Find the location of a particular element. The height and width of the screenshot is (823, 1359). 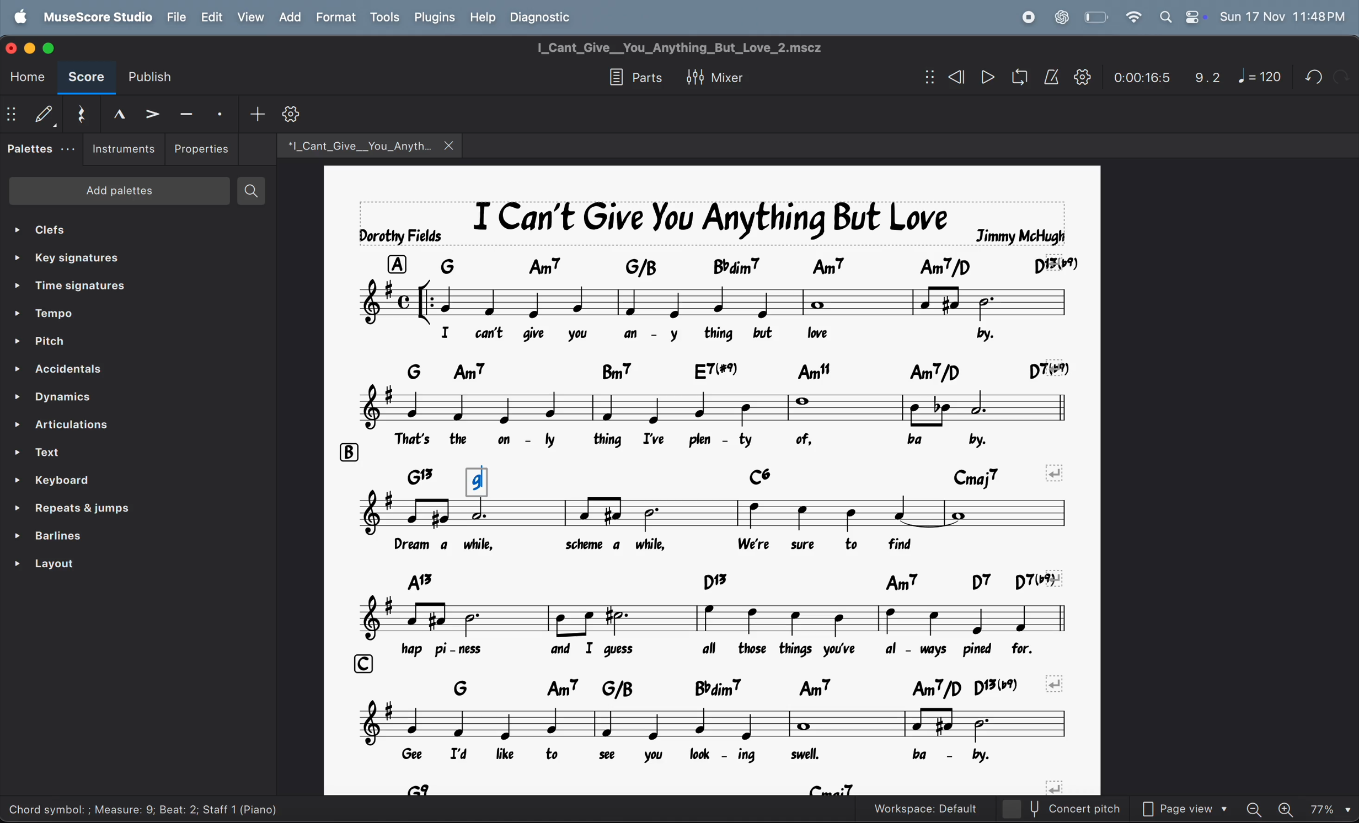

view is located at coordinates (251, 18).